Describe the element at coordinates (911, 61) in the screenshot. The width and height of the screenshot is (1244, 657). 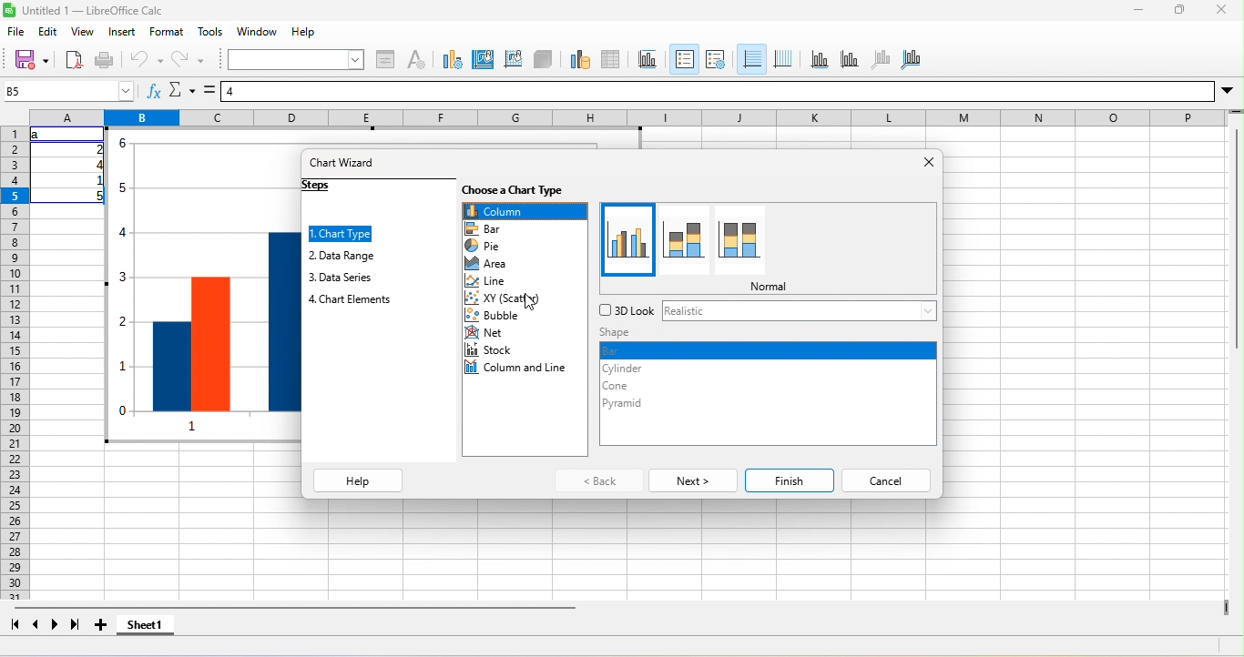
I see `all axes` at that location.